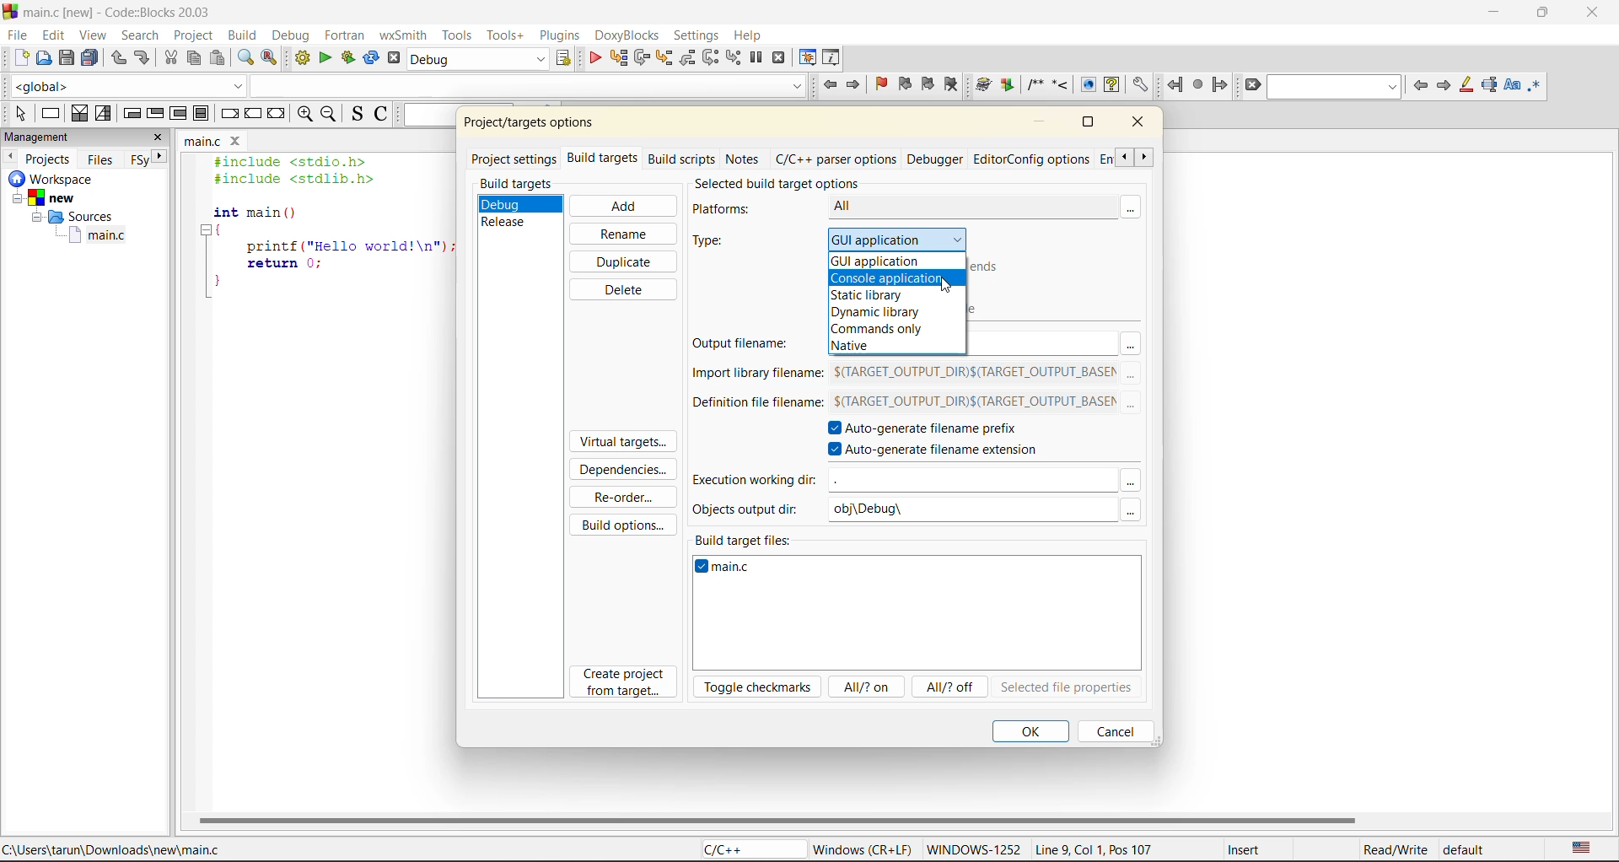 The image size is (1619, 862). What do you see at coordinates (879, 260) in the screenshot?
I see `gui application` at bounding box center [879, 260].